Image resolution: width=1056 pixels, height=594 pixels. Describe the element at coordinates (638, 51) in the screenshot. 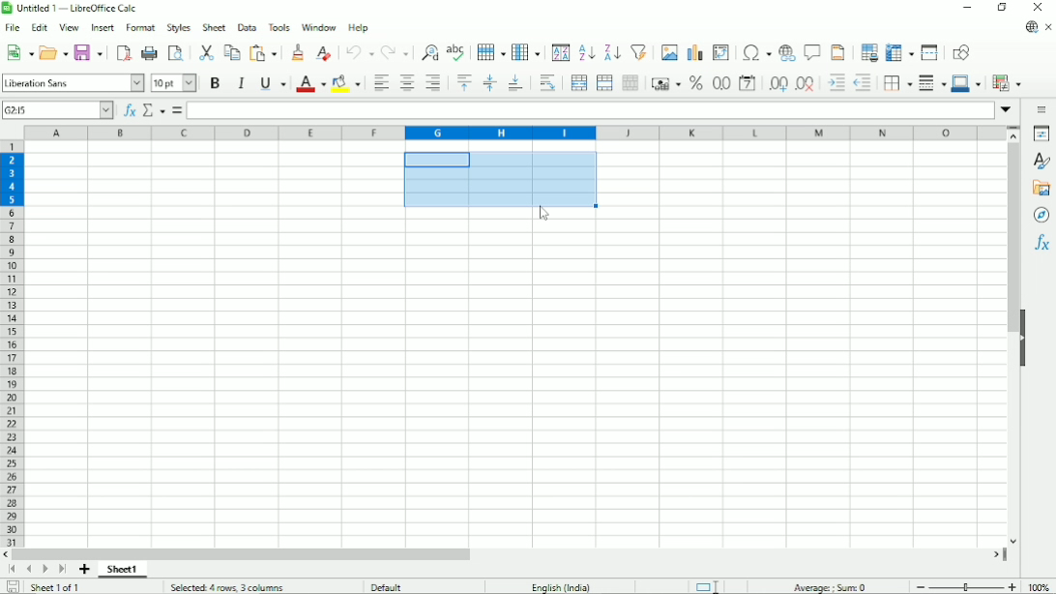

I see `Autofilter` at that location.